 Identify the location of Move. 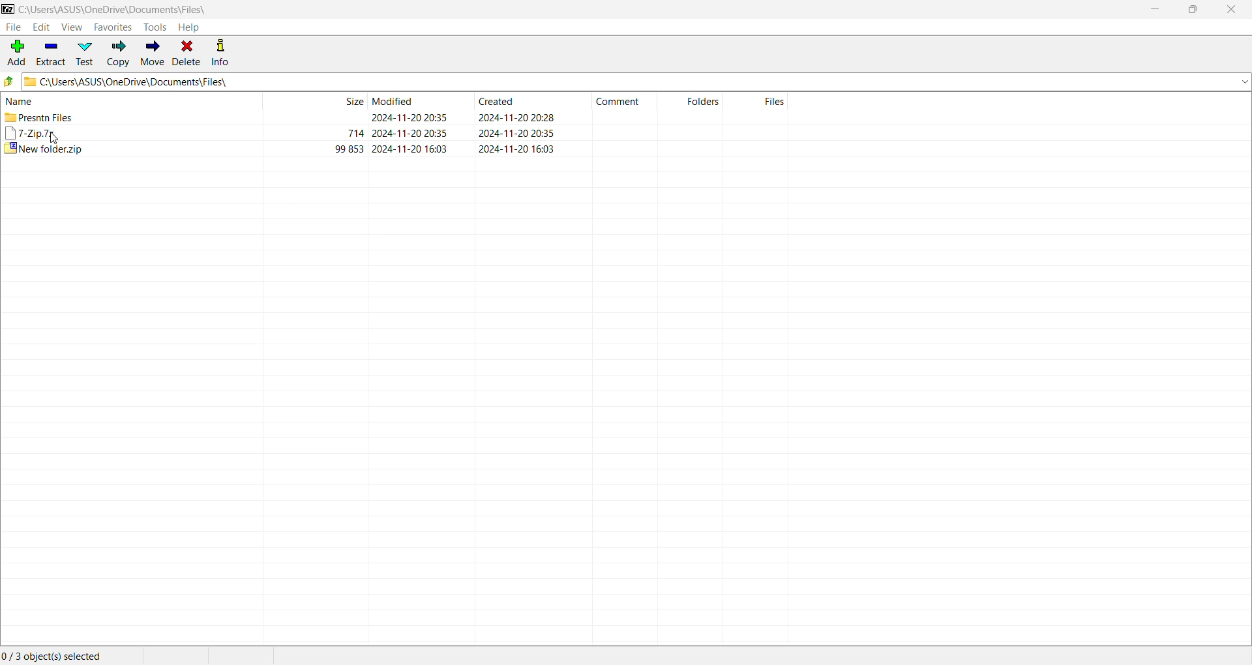
(153, 52).